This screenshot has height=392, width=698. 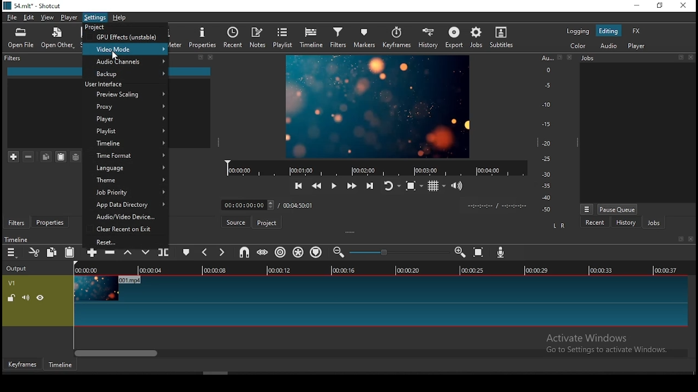 I want to click on record audio, so click(x=501, y=252).